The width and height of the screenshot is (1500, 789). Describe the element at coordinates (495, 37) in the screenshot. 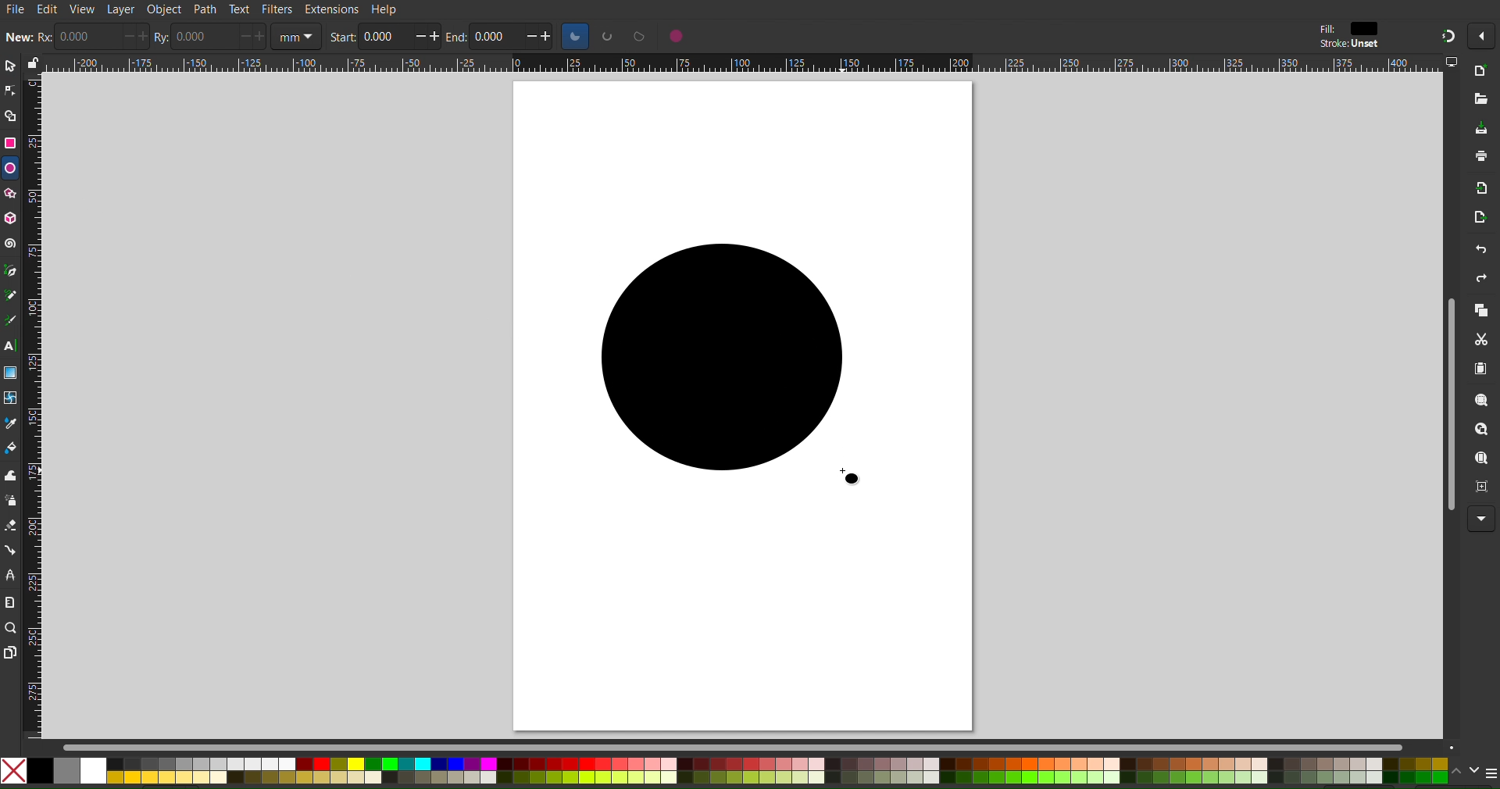

I see `0` at that location.